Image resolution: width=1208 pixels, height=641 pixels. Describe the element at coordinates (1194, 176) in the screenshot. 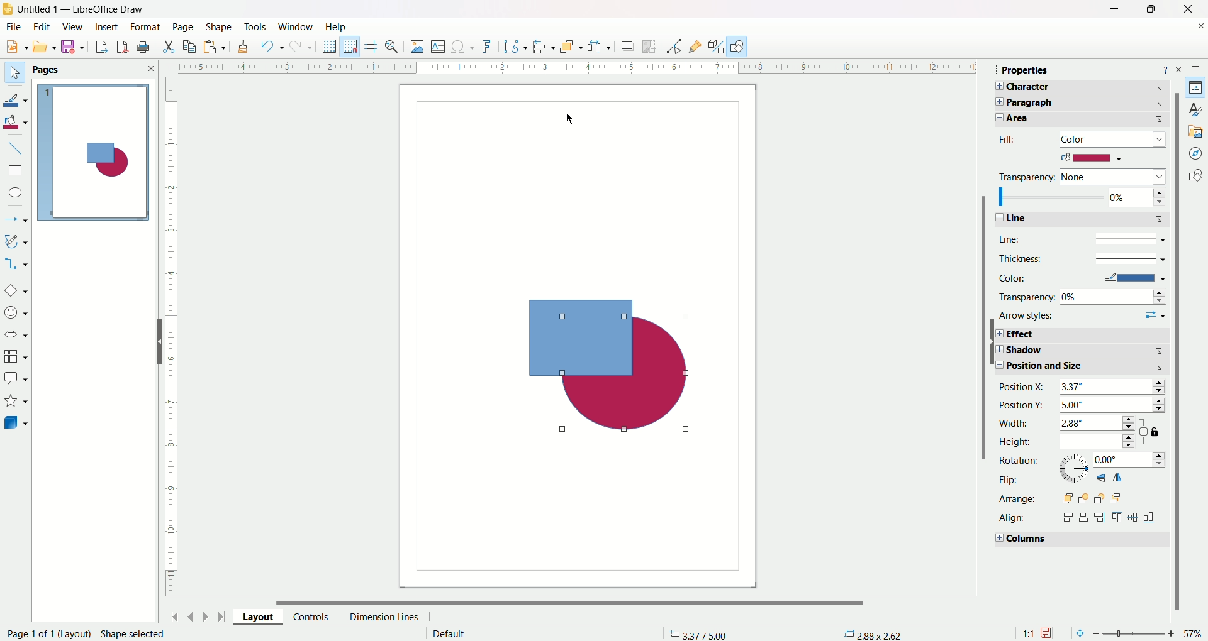

I see `shapes` at that location.